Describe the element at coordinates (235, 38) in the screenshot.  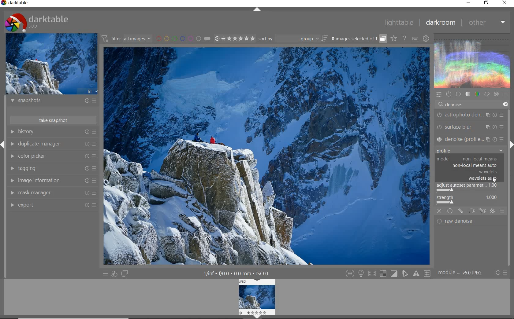
I see `range ratings for selected images` at that location.